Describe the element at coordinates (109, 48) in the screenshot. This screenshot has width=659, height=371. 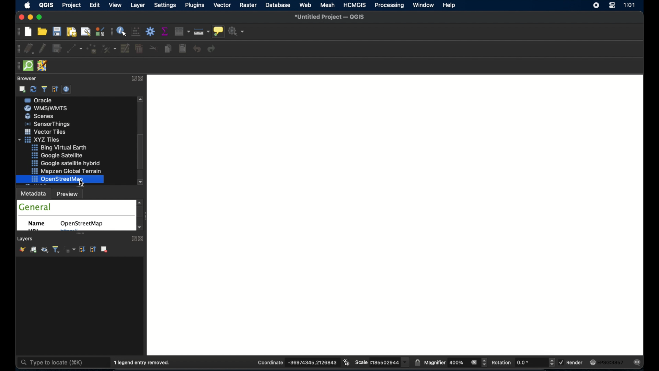
I see `vertex tool` at that location.